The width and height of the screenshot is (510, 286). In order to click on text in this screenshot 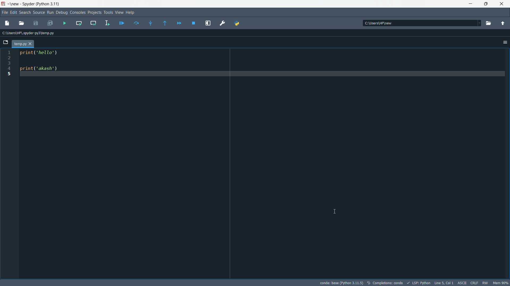, I will do `click(391, 283)`.